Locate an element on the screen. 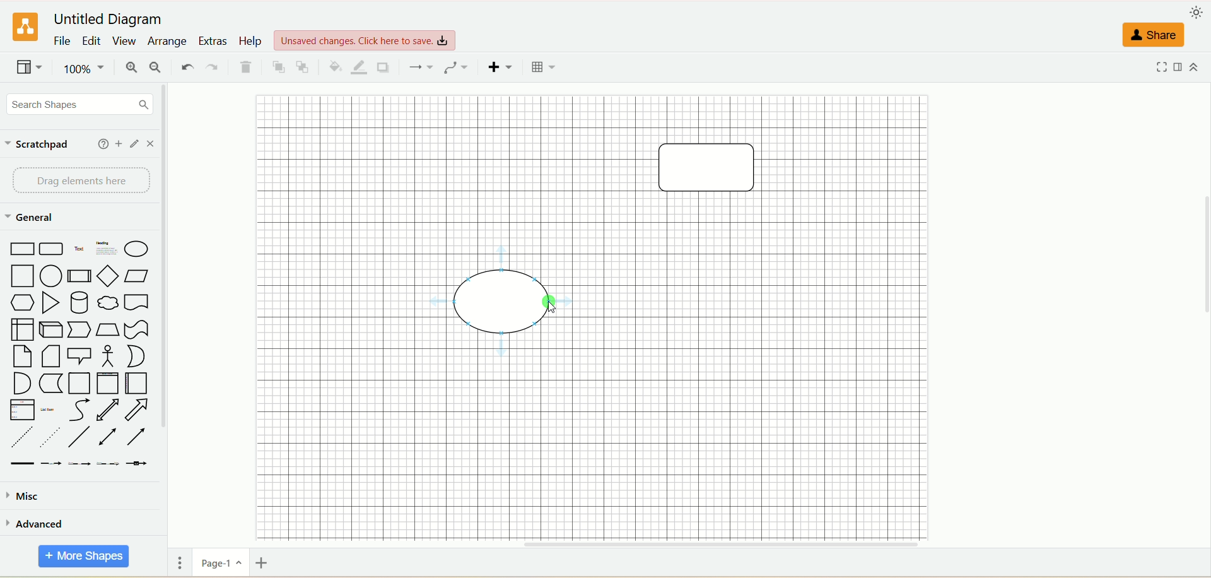  zoom factor is located at coordinates (83, 70).